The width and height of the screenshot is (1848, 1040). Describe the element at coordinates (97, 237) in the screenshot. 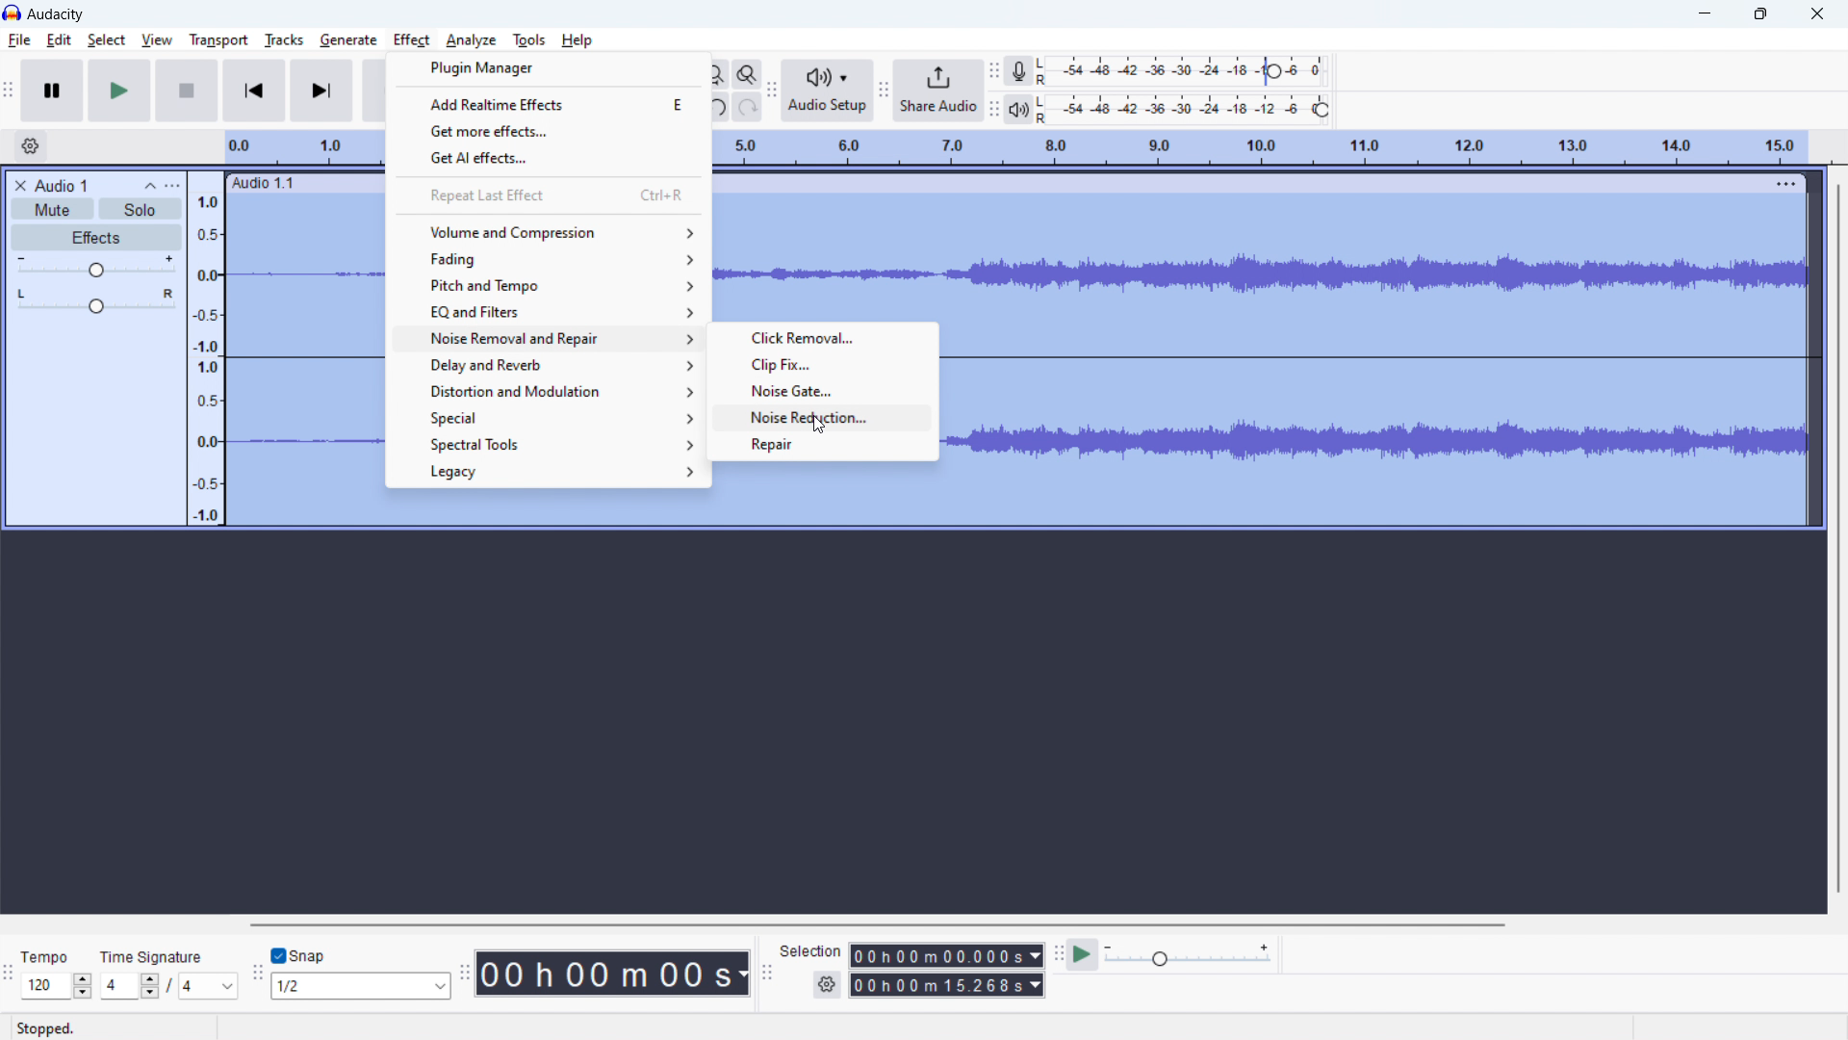

I see `effects` at that location.